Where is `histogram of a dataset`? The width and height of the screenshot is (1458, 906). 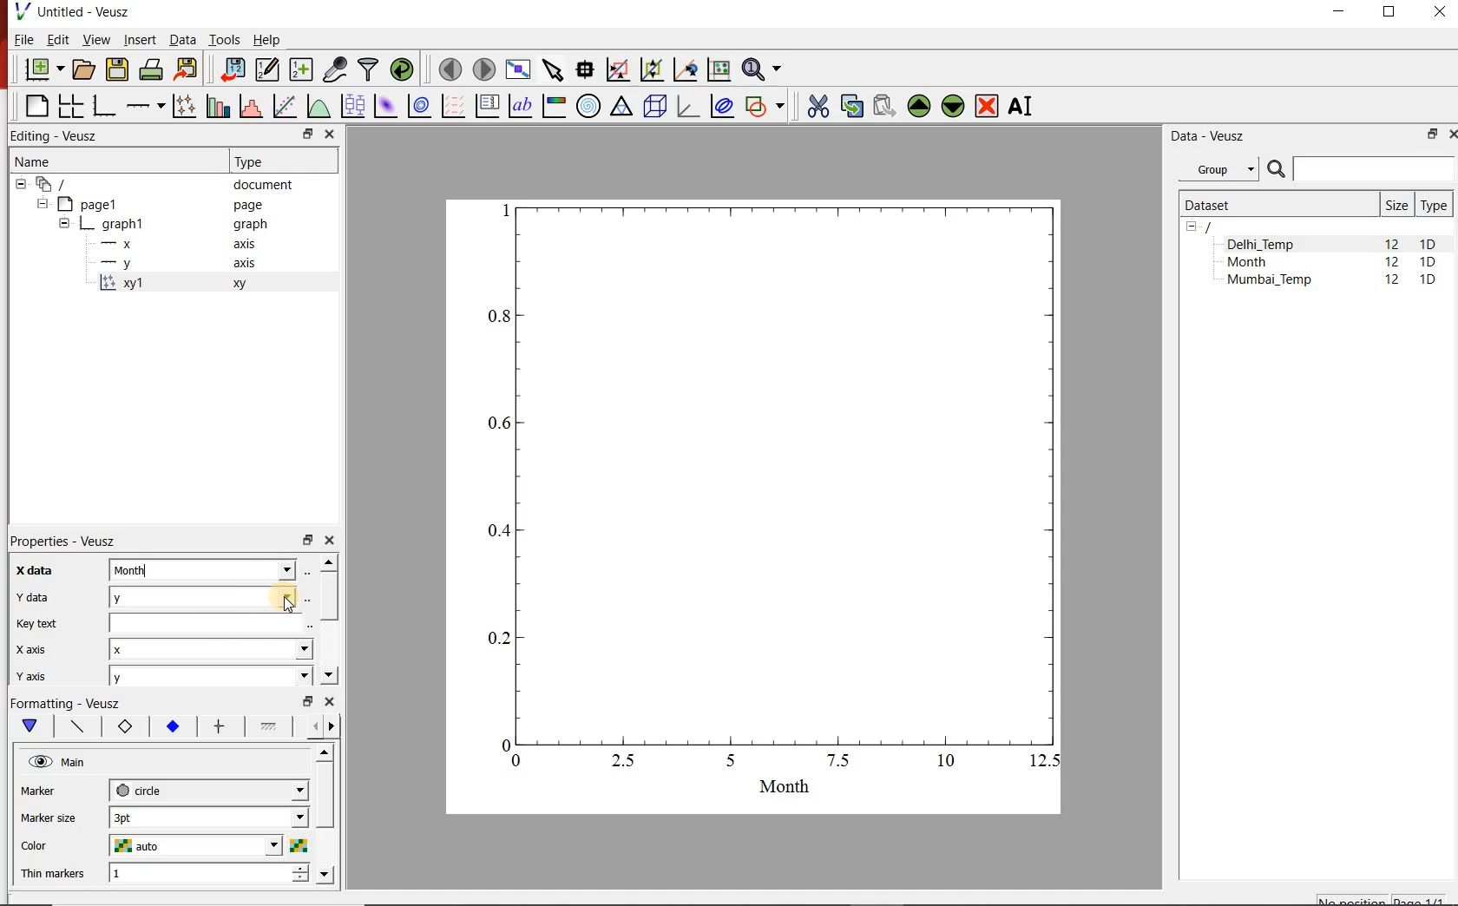 histogram of a dataset is located at coordinates (250, 106).